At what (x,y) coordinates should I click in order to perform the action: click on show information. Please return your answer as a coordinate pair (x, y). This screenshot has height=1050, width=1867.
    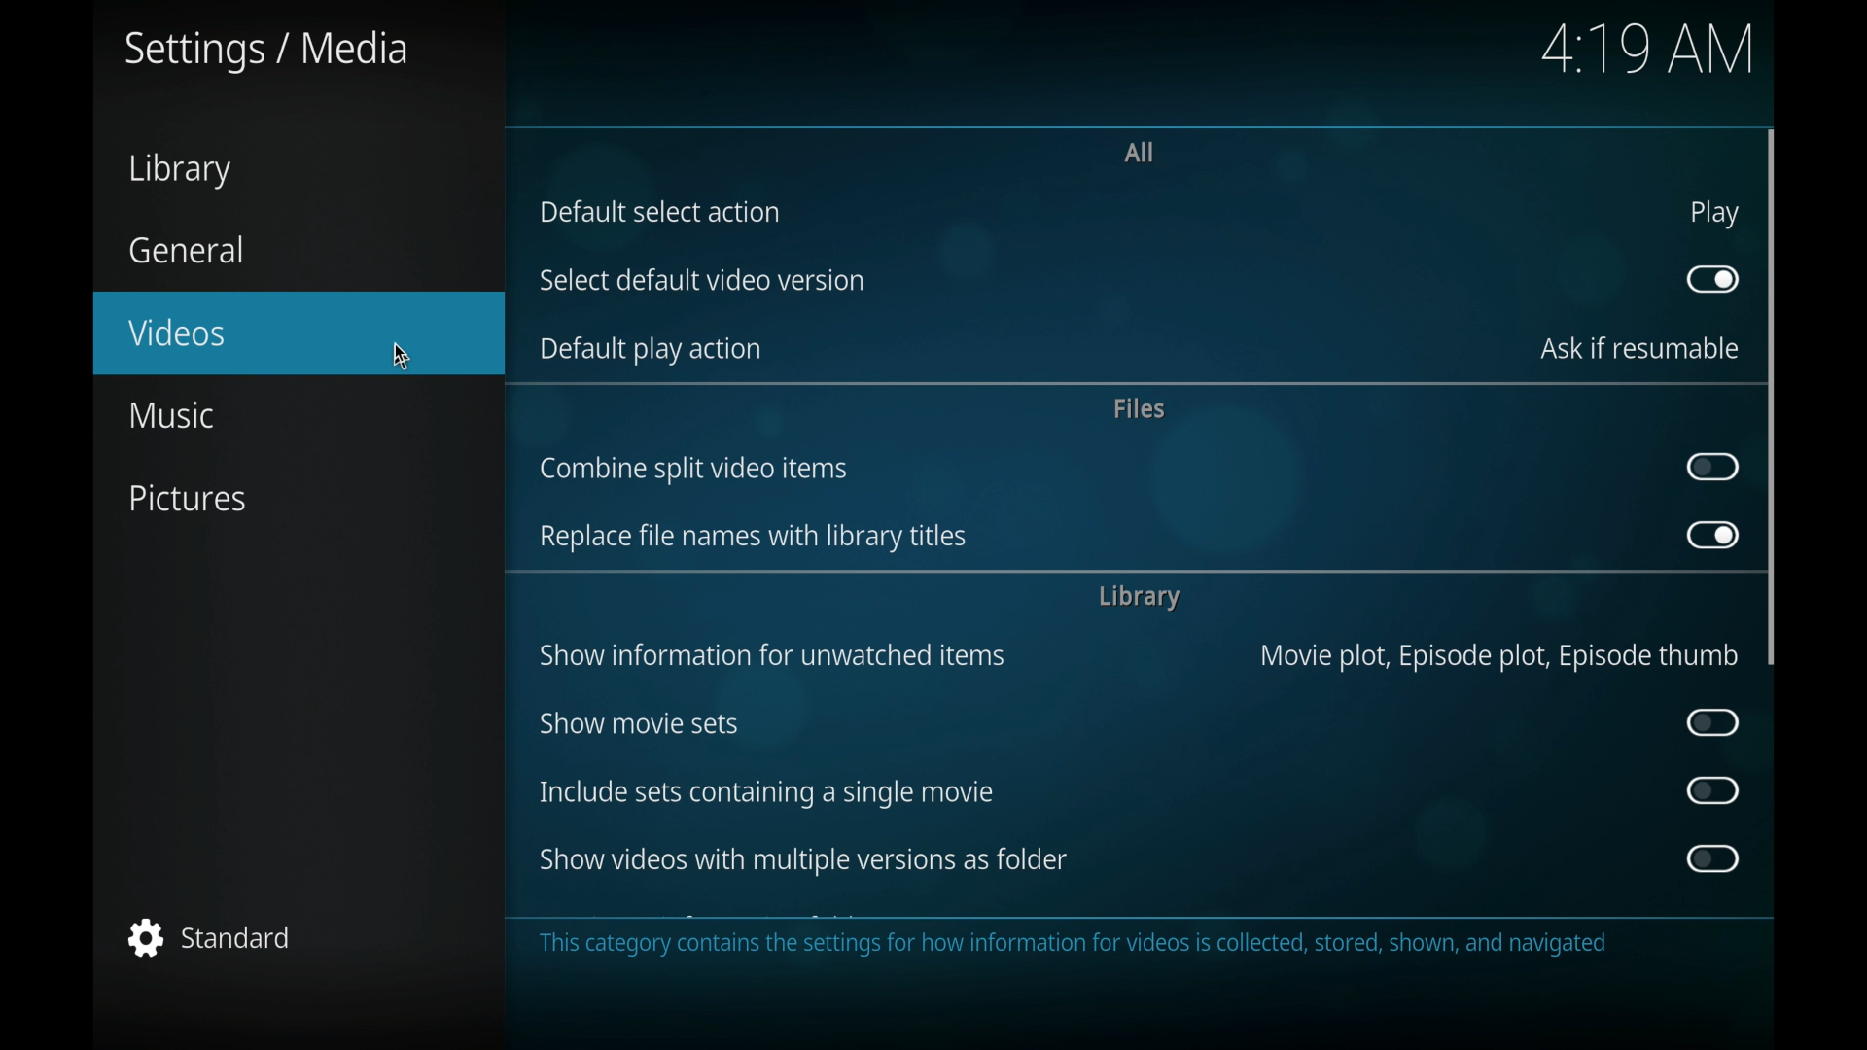
    Looking at the image, I should click on (772, 656).